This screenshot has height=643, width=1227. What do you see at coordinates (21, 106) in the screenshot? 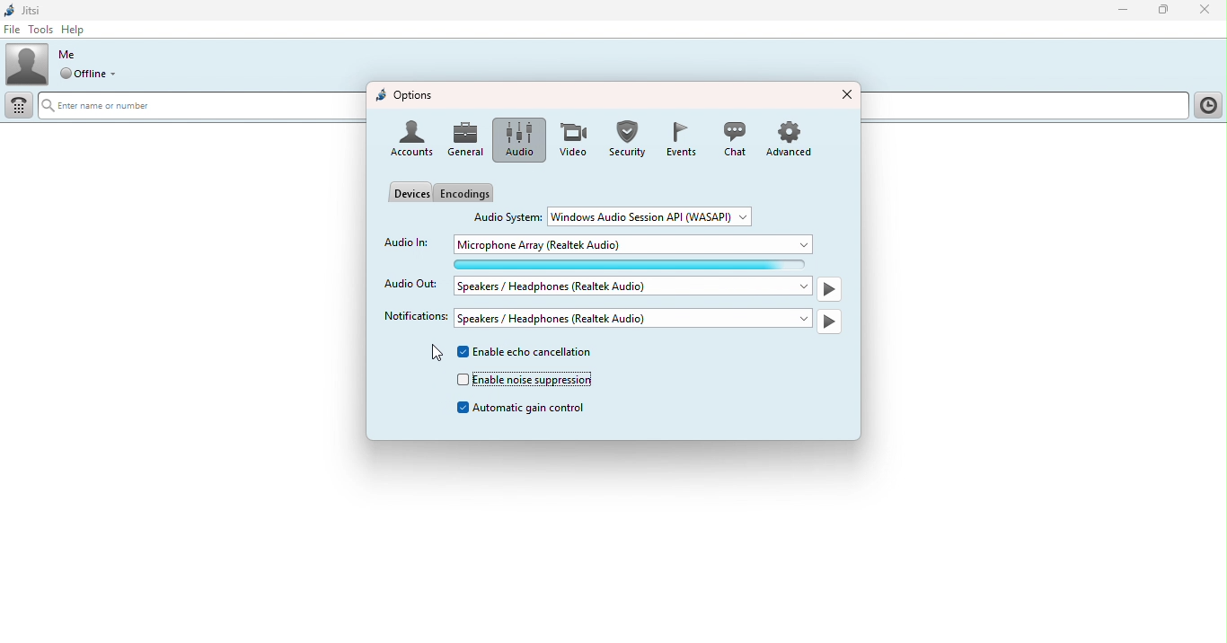
I see `Dial pad` at bounding box center [21, 106].